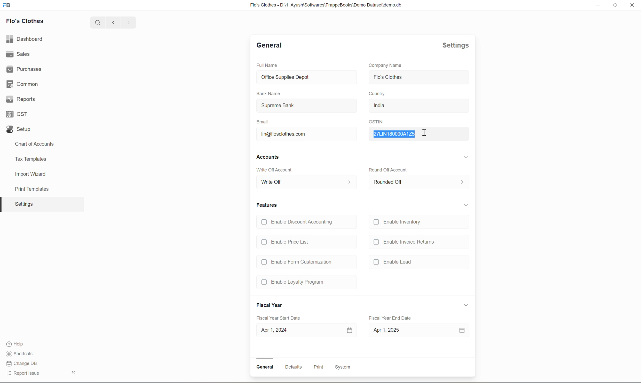 The image size is (641, 383). Describe the element at coordinates (17, 344) in the screenshot. I see `Help` at that location.